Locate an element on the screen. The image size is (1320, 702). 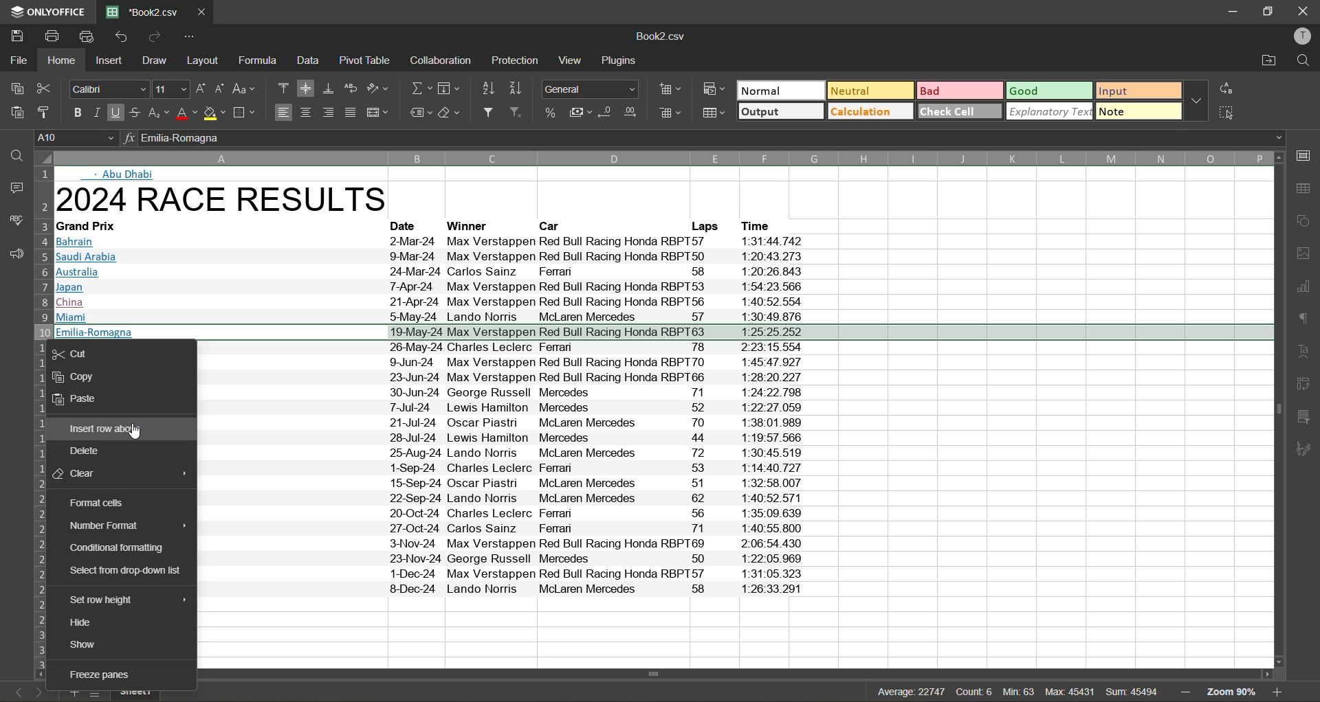
italic is located at coordinates (96, 113).